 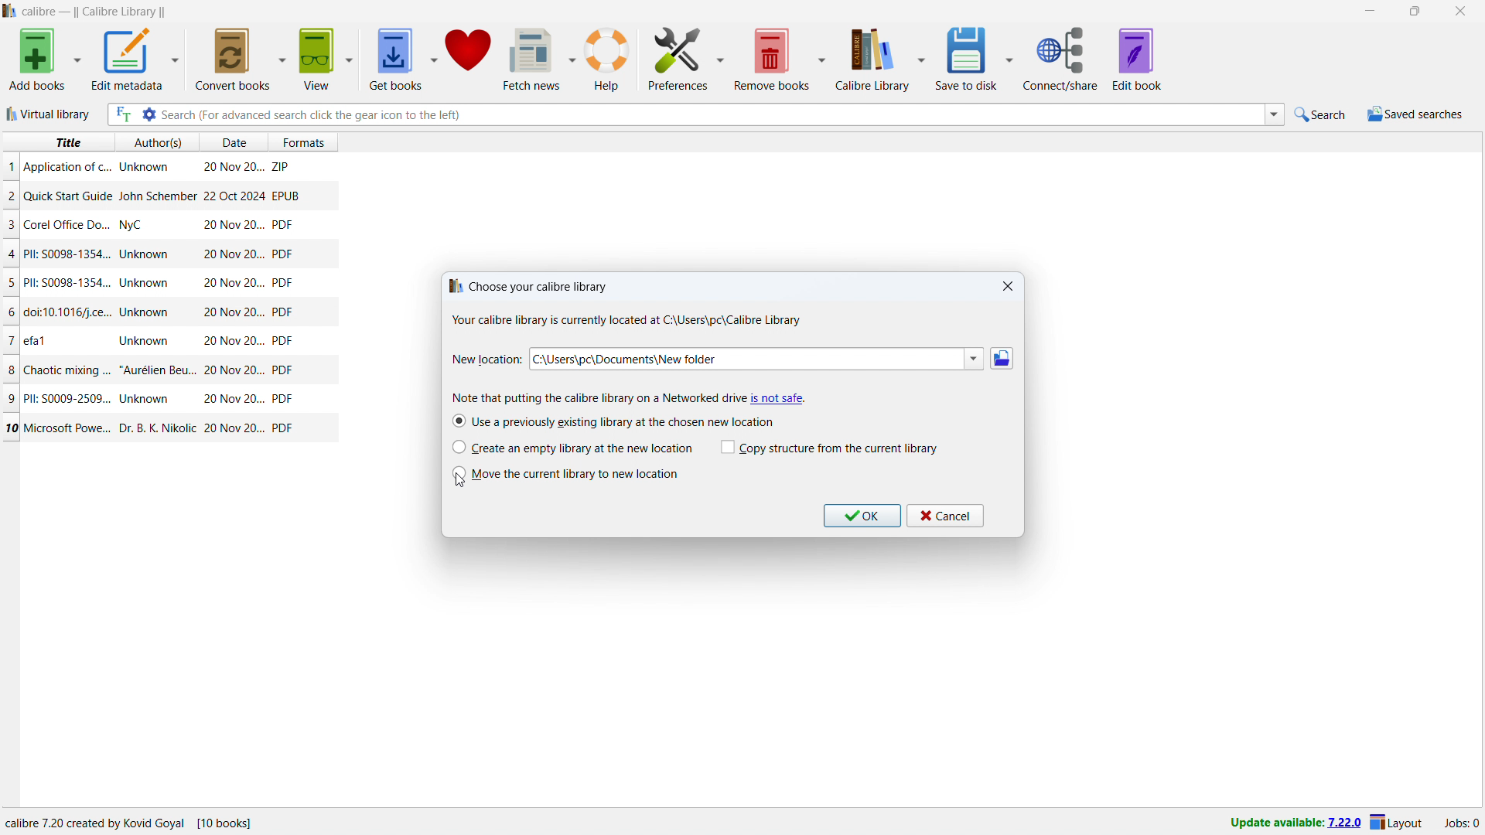 I want to click on 4, so click(x=12, y=254).